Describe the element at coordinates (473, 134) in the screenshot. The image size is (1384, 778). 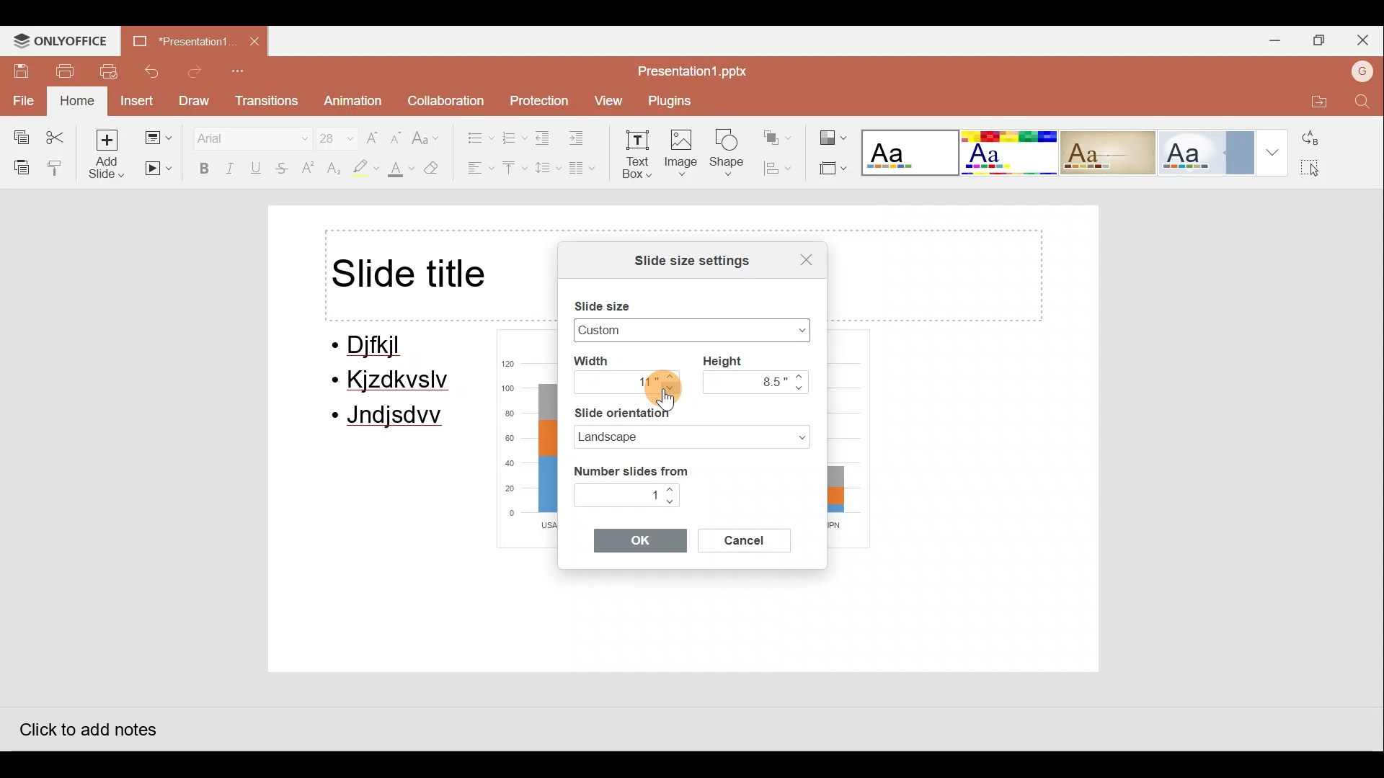
I see `Bullets` at that location.